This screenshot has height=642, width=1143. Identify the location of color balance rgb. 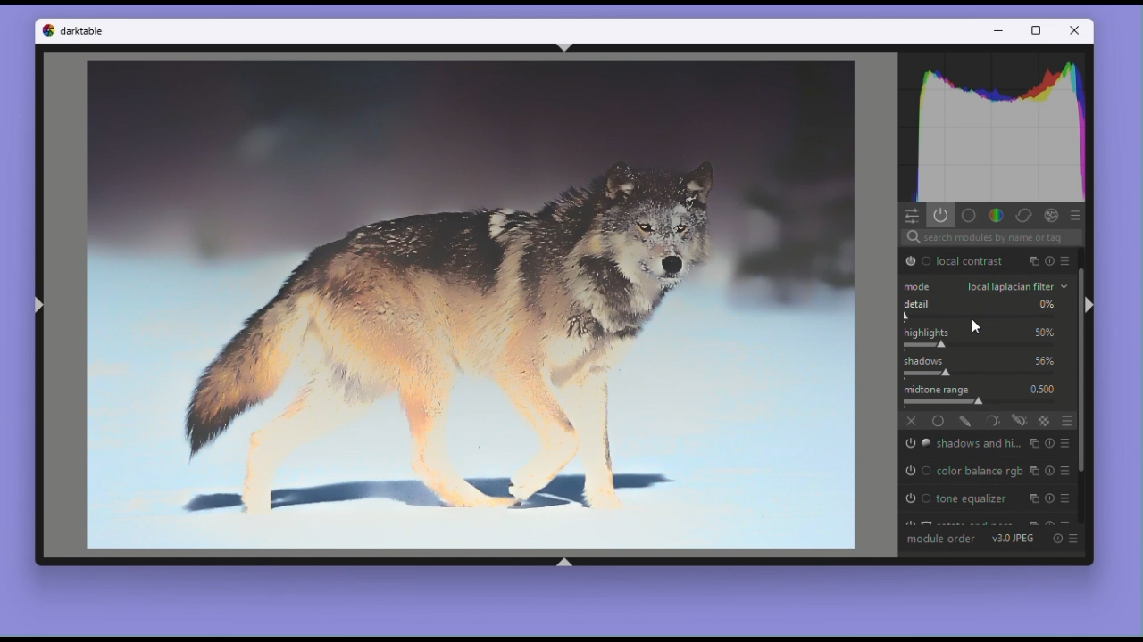
(980, 470).